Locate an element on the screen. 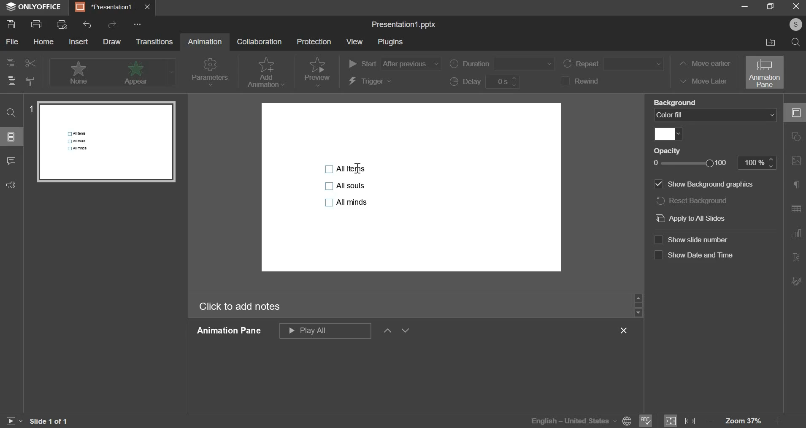 The image size is (806, 428). print preview is located at coordinates (61, 24).